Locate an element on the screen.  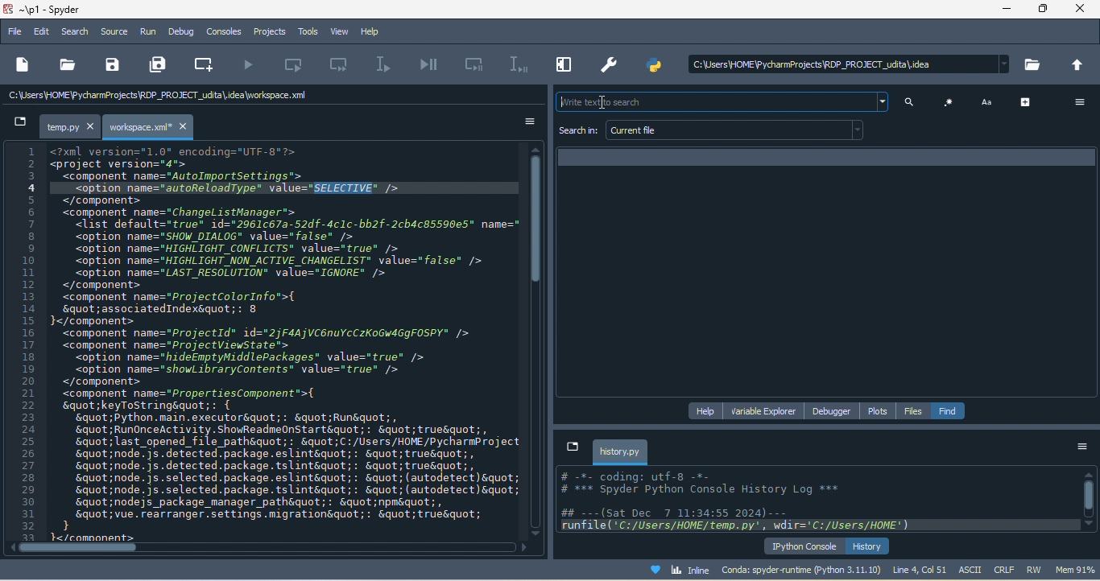
current file is located at coordinates (738, 130).